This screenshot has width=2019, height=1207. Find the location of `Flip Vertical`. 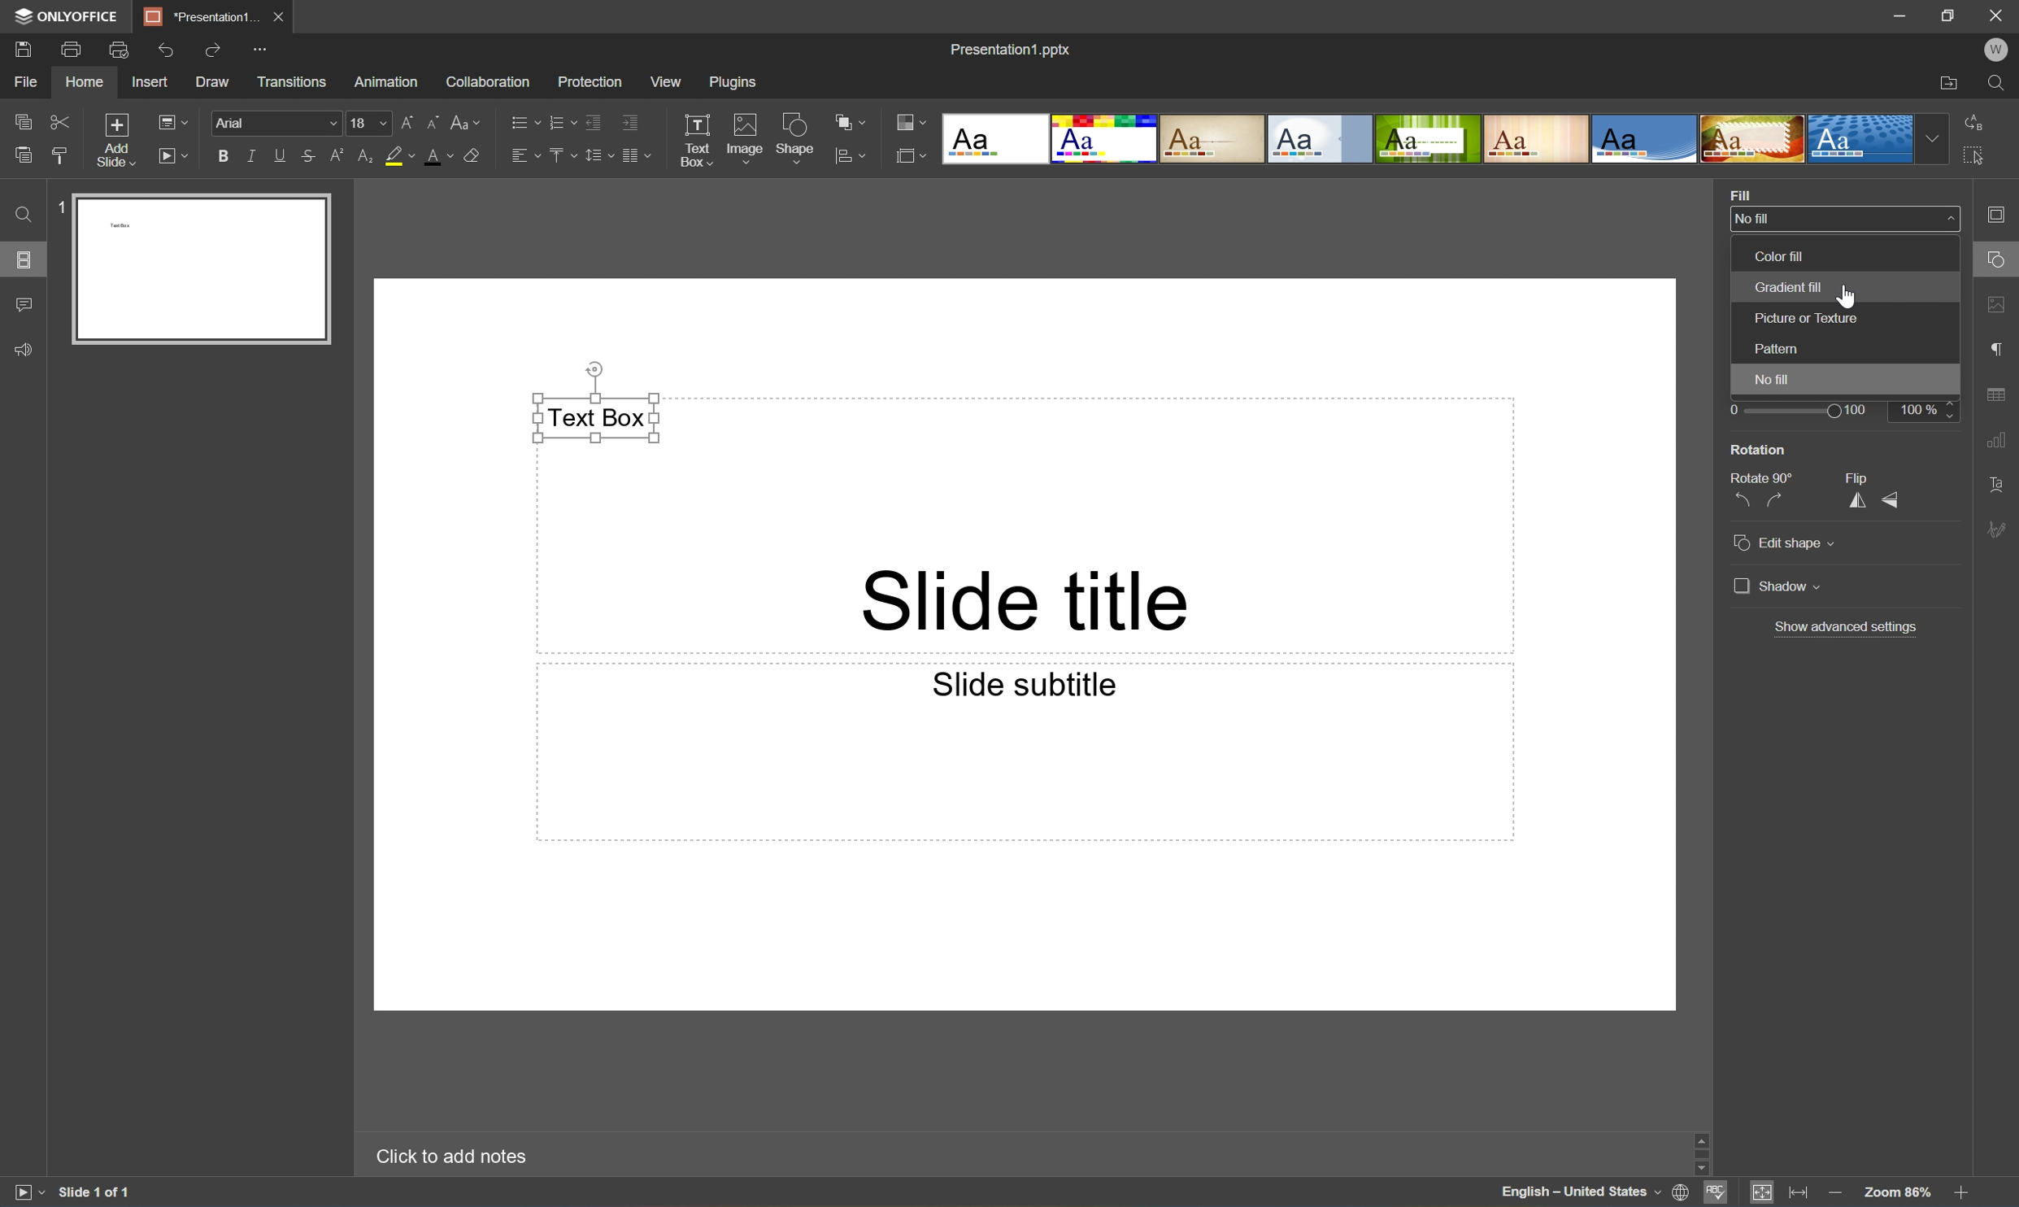

Flip Vertical is located at coordinates (1891, 503).